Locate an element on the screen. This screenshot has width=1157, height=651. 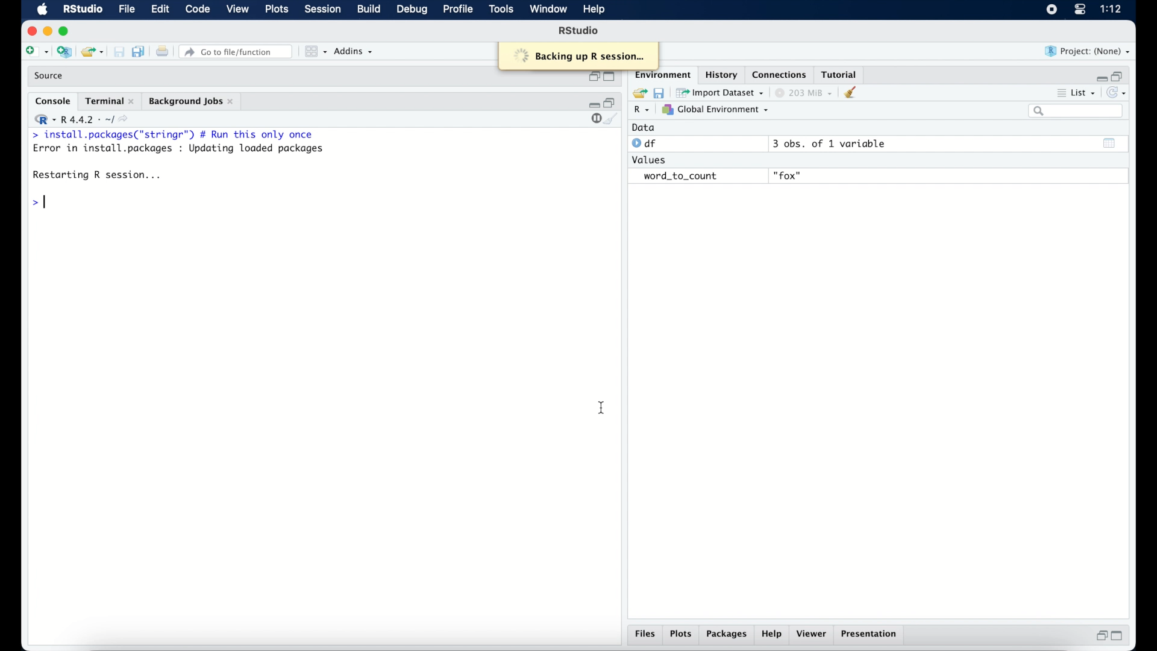
view is located at coordinates (237, 10).